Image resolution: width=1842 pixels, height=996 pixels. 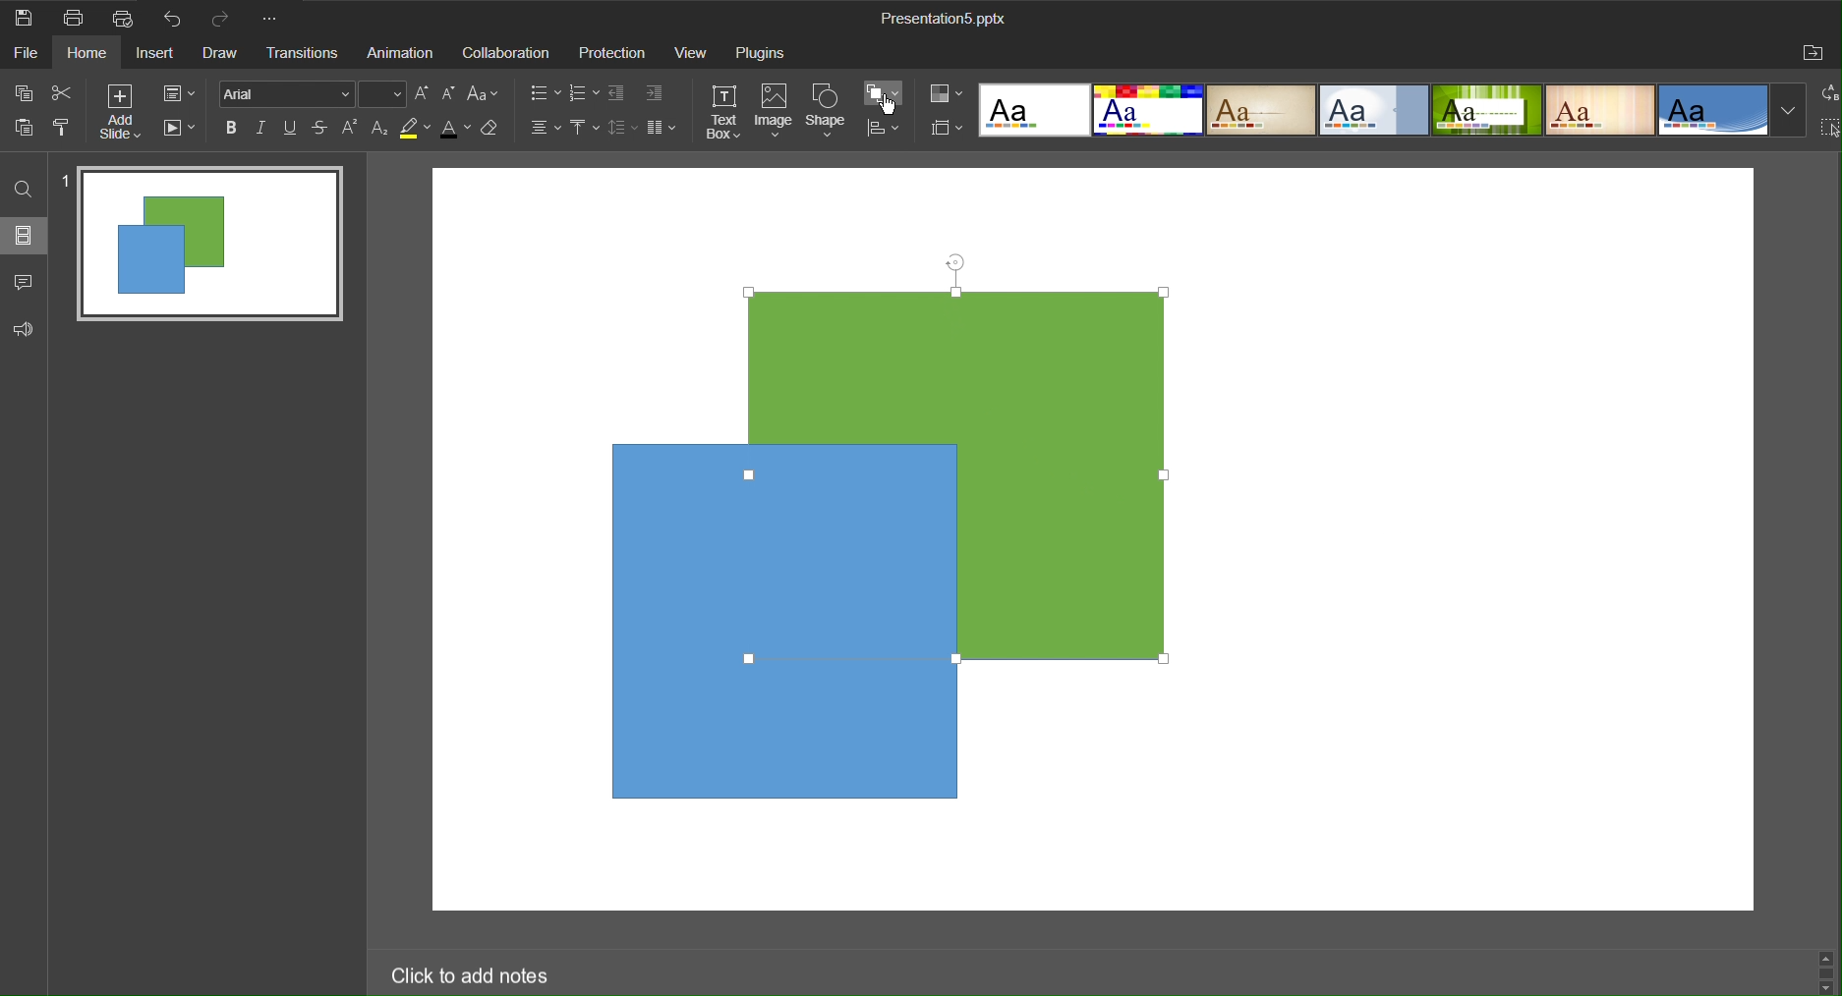 I want to click on Vertical Align, so click(x=584, y=130).